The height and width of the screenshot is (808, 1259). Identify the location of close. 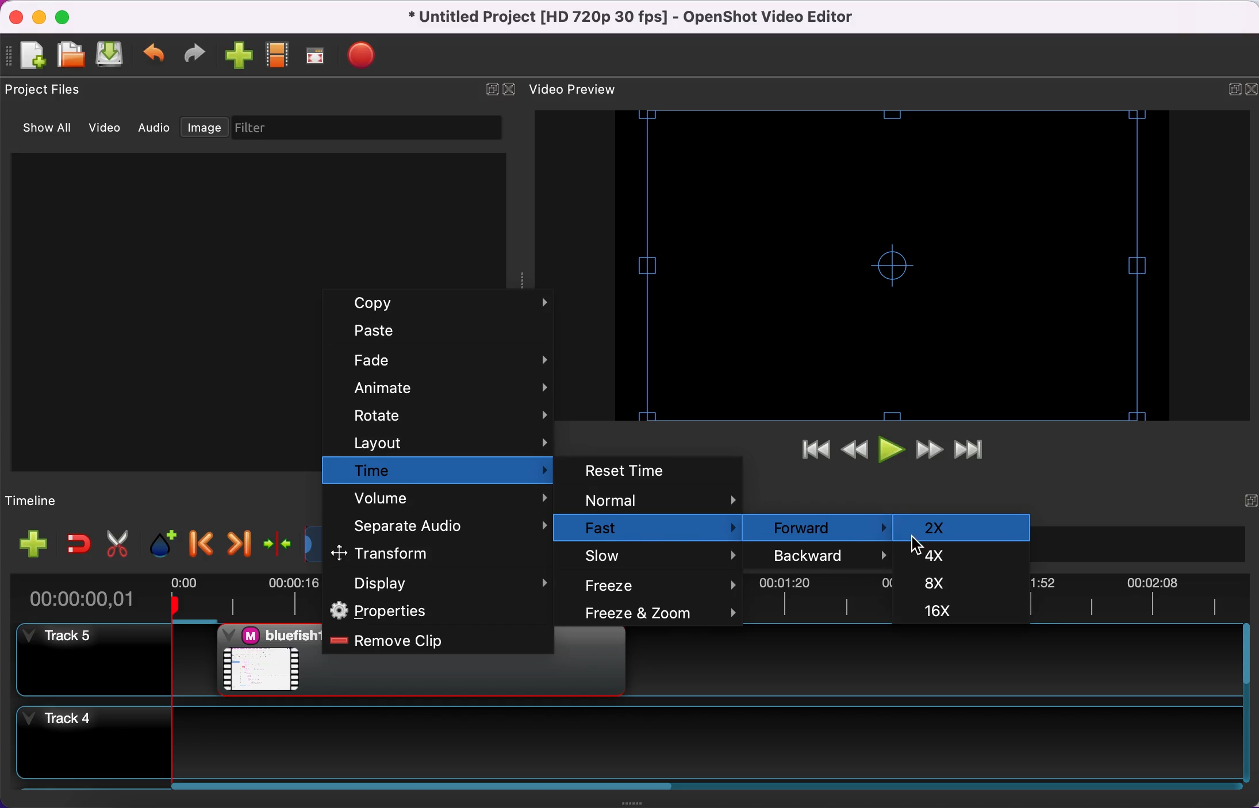
(1251, 90).